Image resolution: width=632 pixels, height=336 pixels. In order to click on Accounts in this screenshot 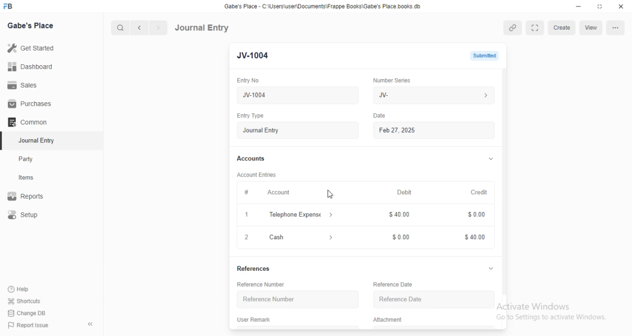, I will do `click(250, 159)`.